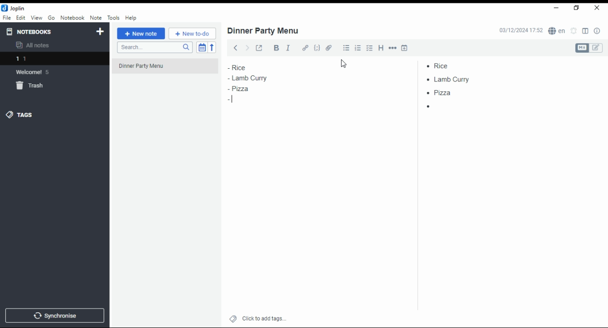 This screenshot has height=328, width=608. What do you see at coordinates (131, 18) in the screenshot?
I see `help` at bounding box center [131, 18].